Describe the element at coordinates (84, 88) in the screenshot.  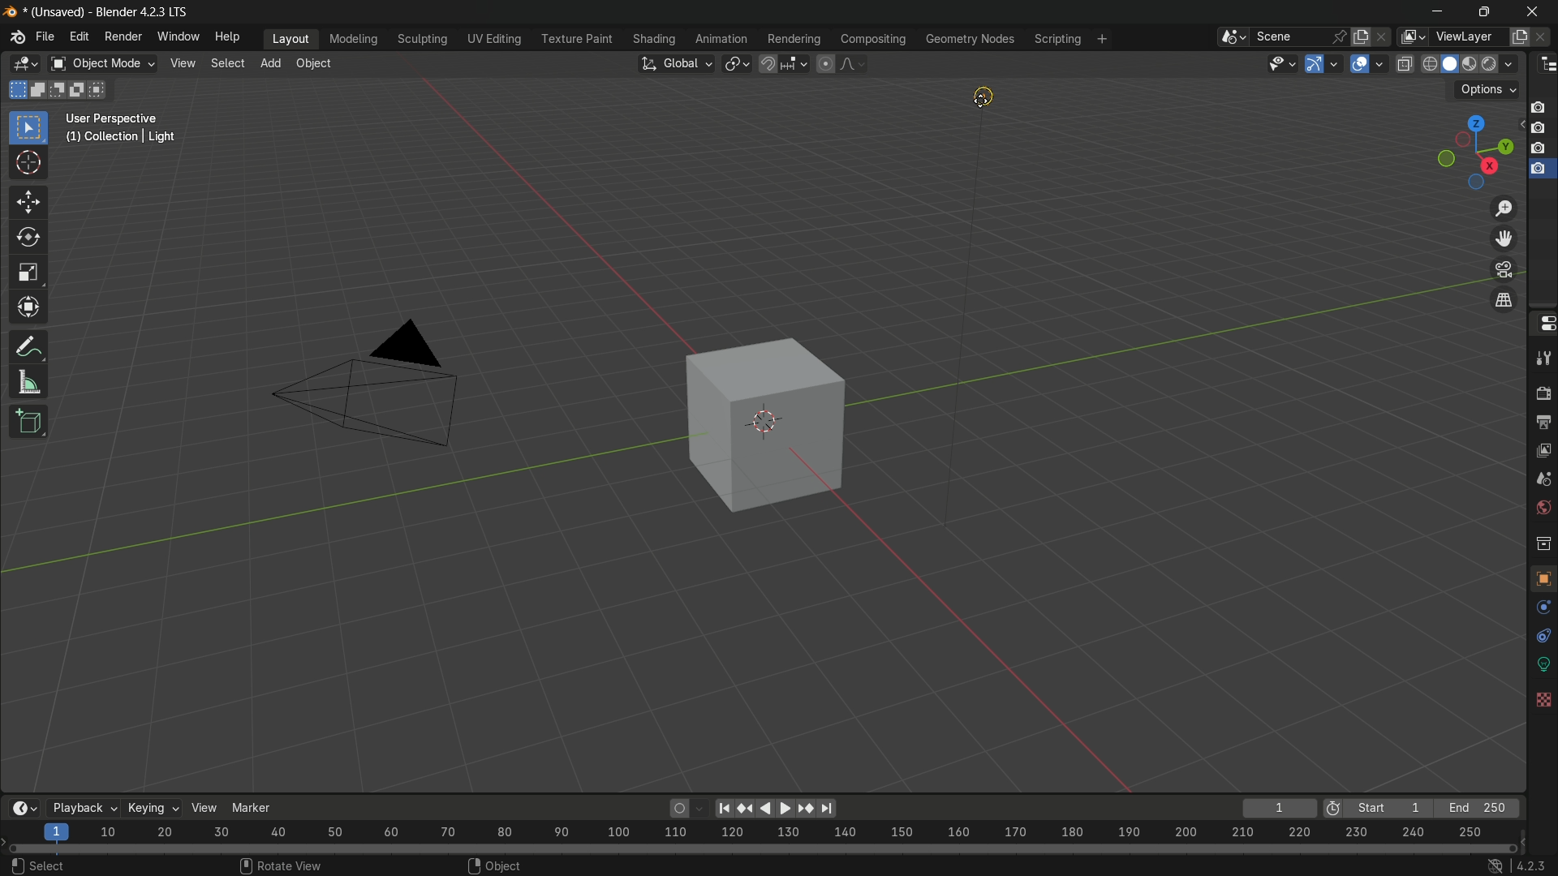
I see `invert selection` at that location.